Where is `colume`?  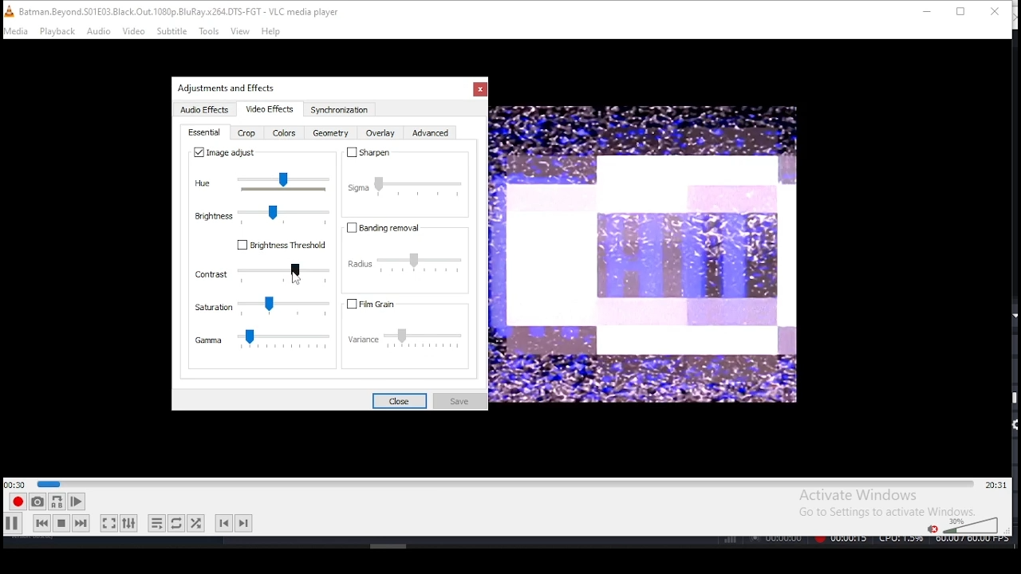 colume is located at coordinates (970, 525).